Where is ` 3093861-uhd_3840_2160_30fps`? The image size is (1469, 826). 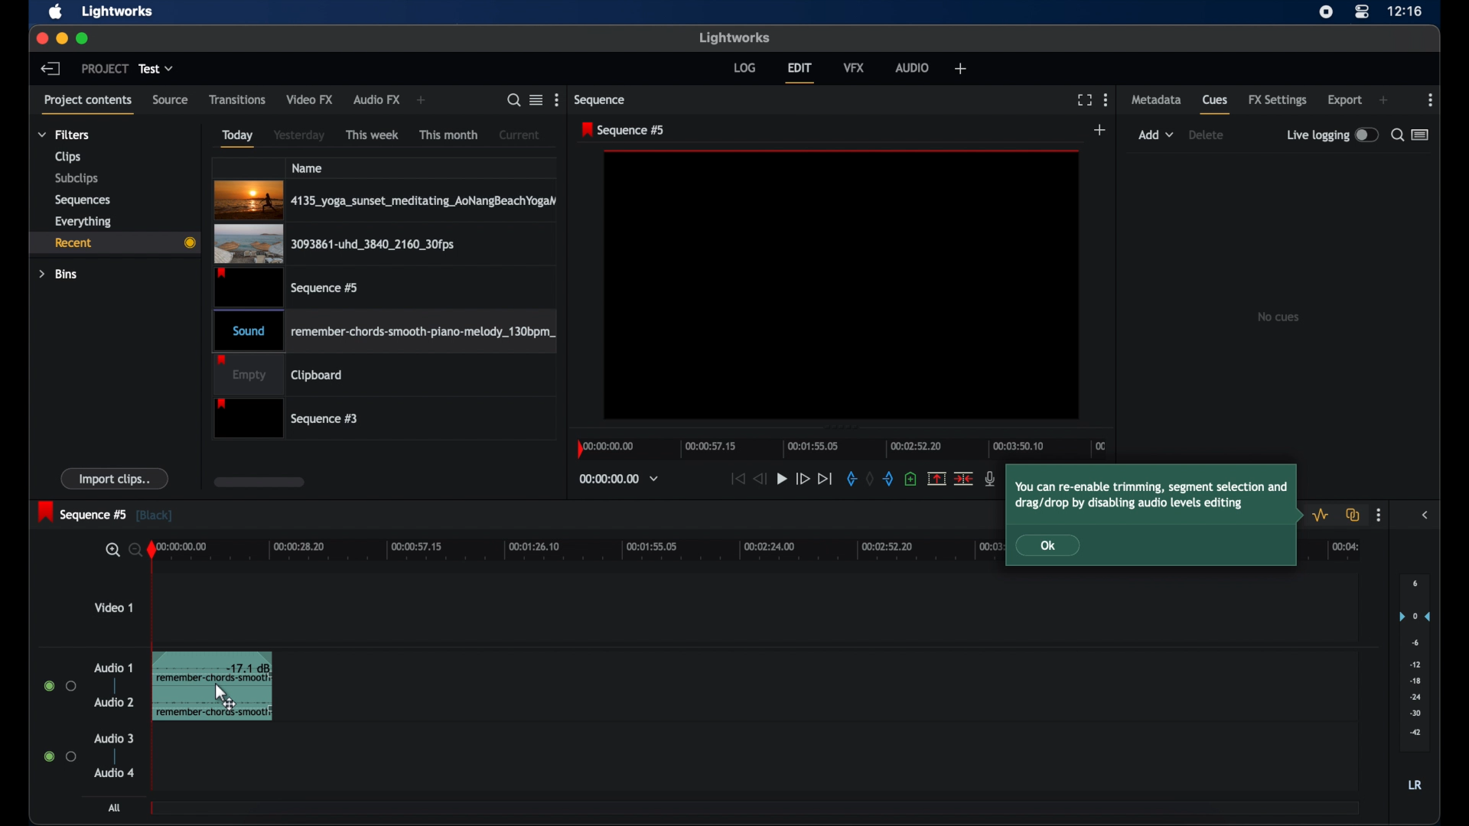  3093861-uhd_3840_2160_30fps is located at coordinates (334, 243).